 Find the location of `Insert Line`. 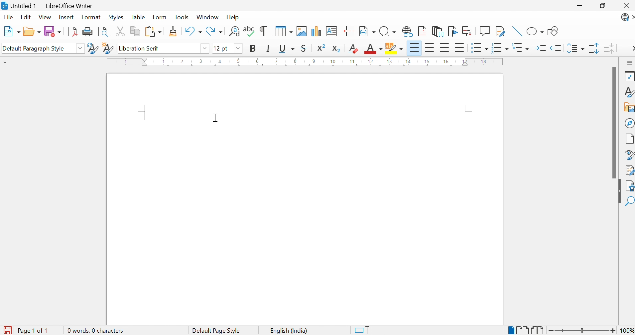

Insert Line is located at coordinates (516, 31).